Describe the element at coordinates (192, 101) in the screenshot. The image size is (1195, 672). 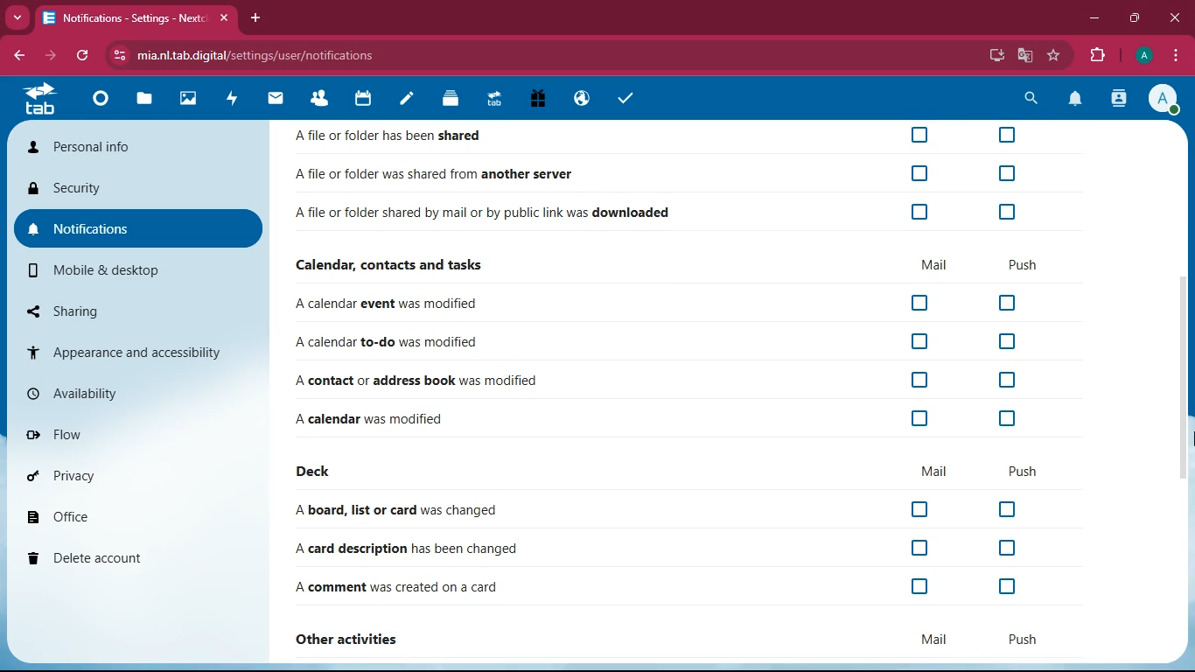
I see `images` at that location.